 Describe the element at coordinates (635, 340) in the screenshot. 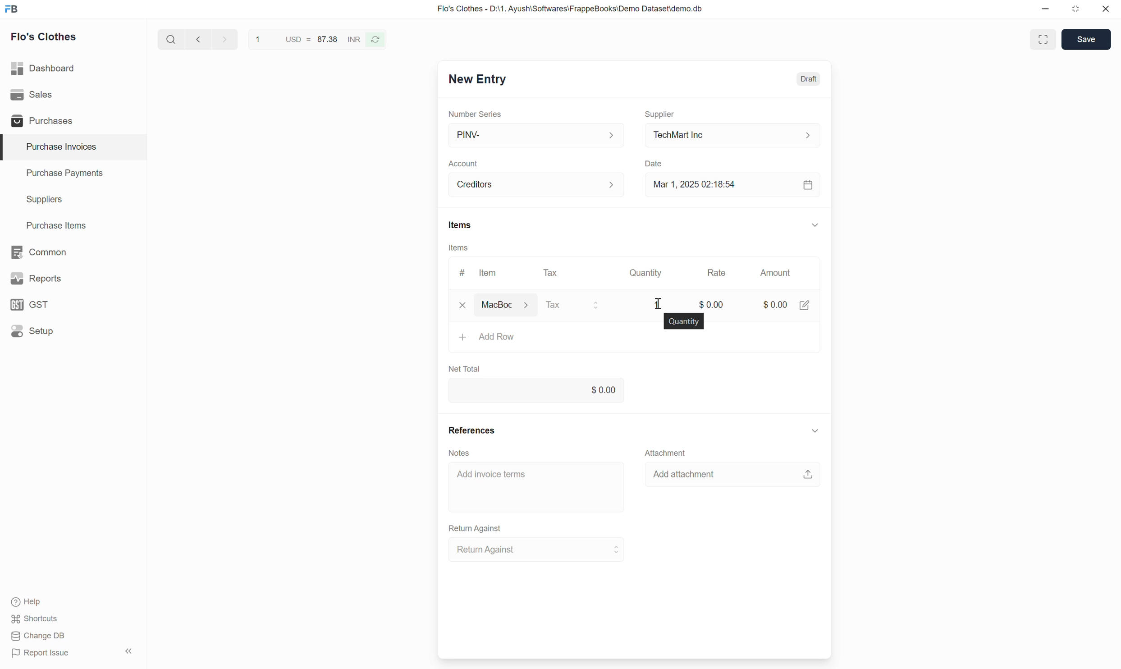

I see `Add Row` at that location.